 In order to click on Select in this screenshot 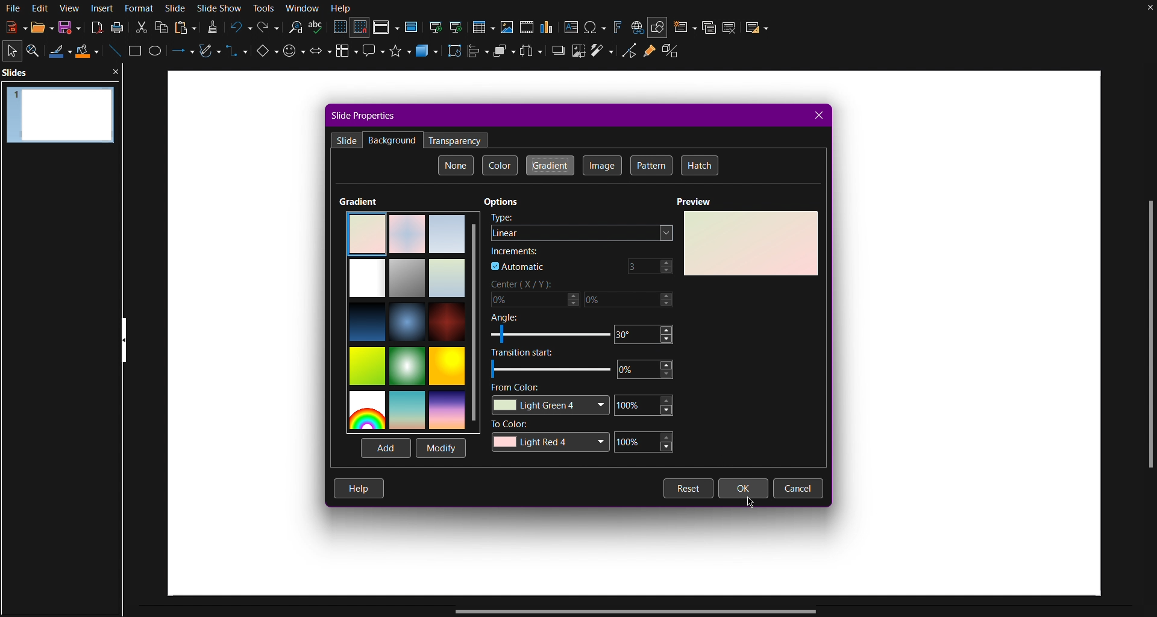, I will do `click(13, 50)`.